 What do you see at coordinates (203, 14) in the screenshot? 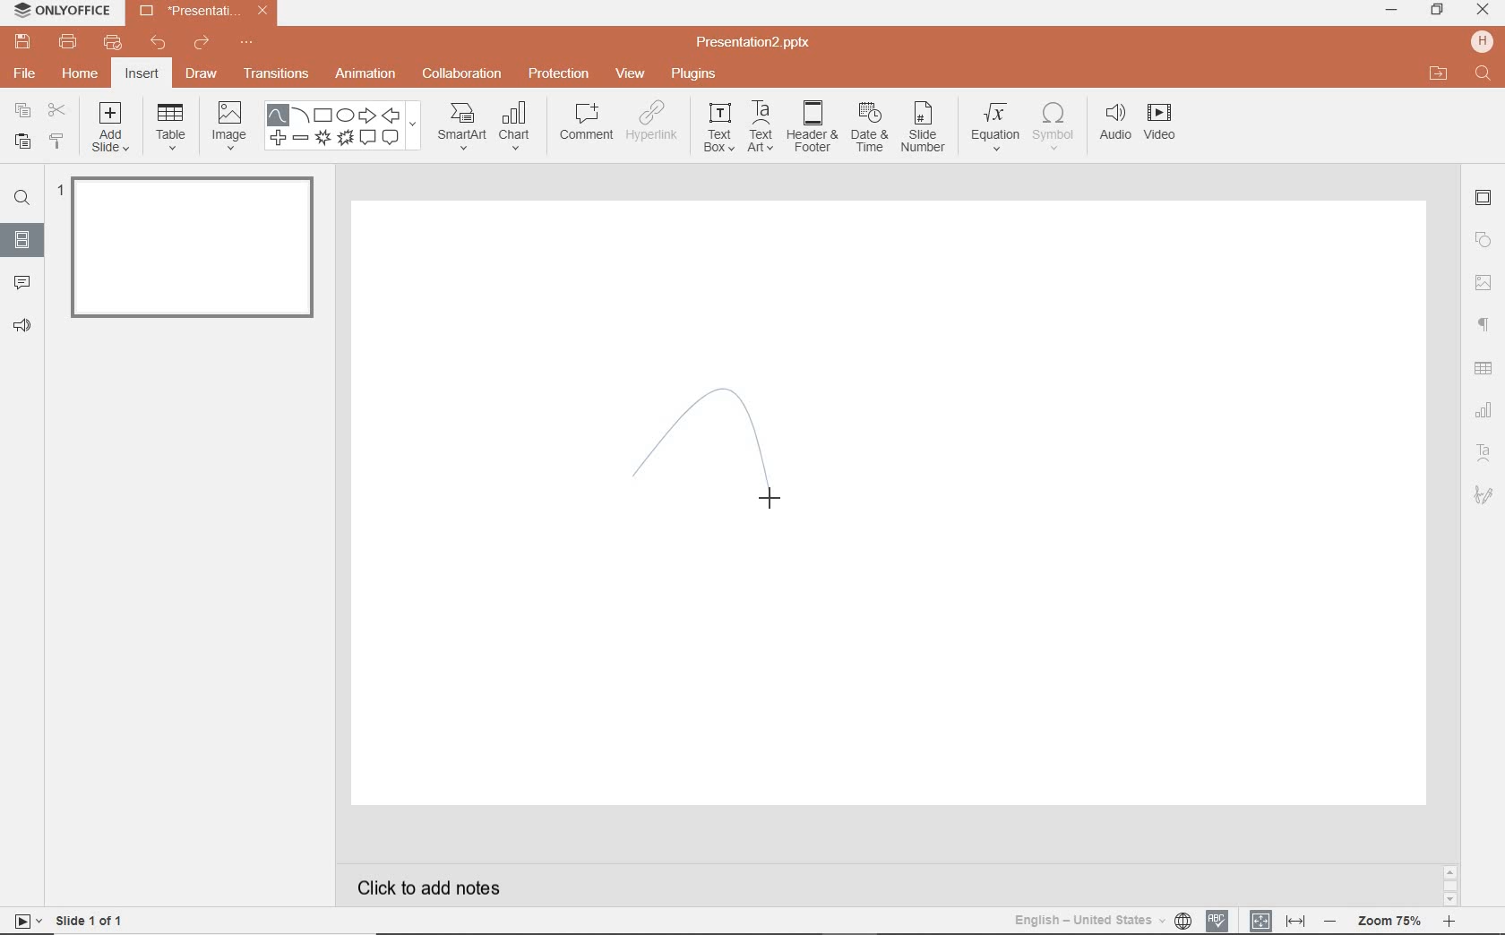
I see `Presentation2.pptx` at bounding box center [203, 14].